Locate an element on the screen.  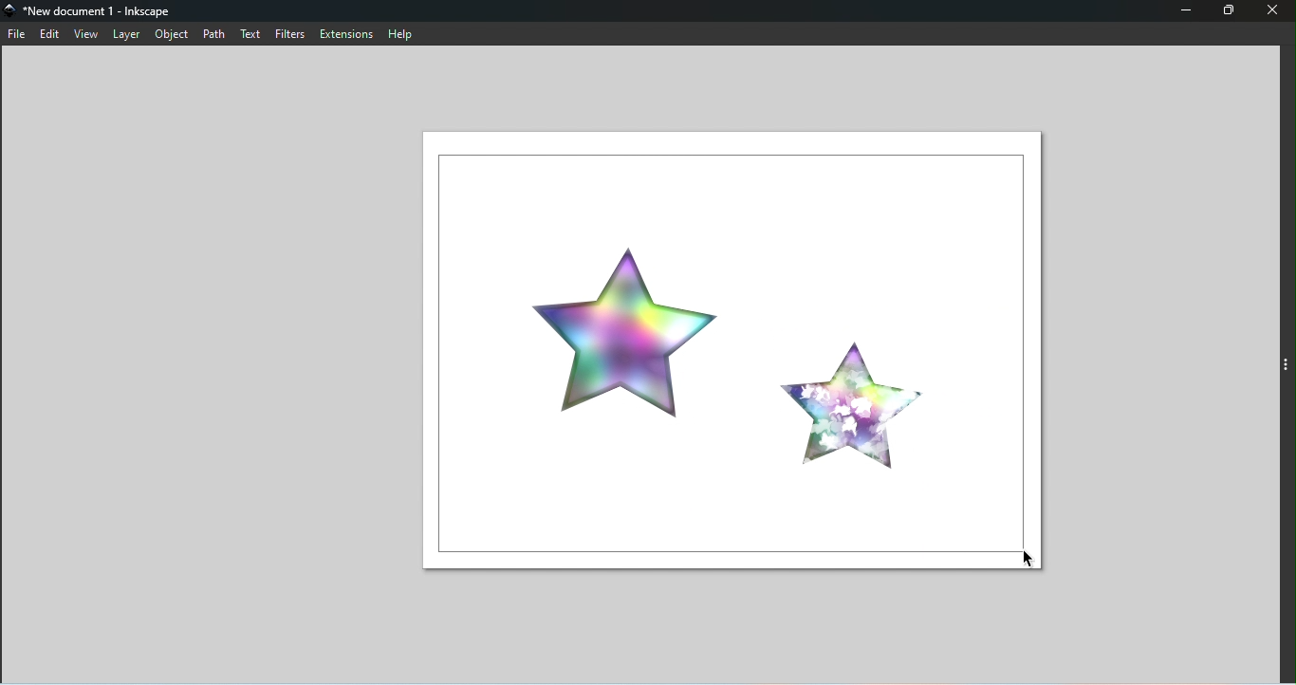
View is located at coordinates (86, 34).